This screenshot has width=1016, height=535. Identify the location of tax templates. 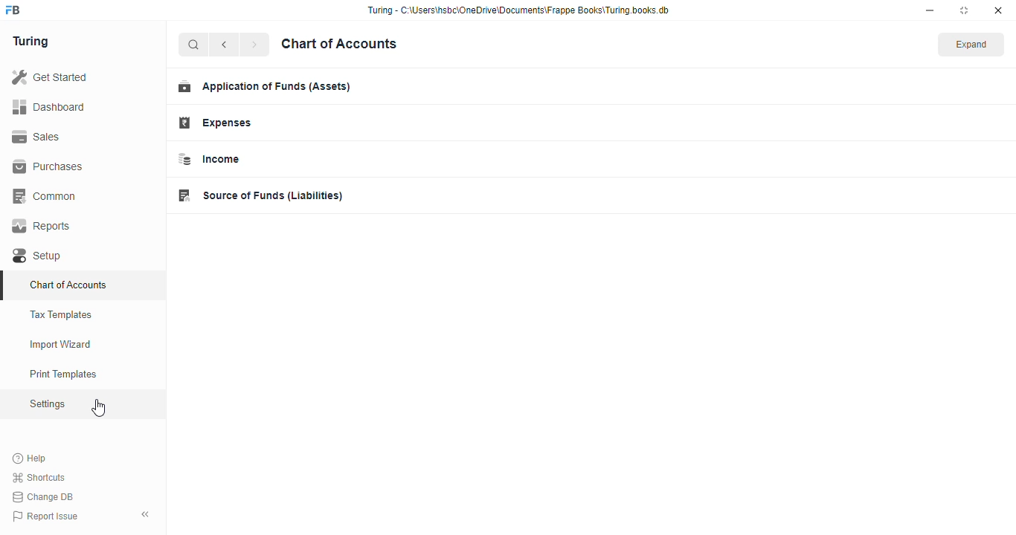
(60, 314).